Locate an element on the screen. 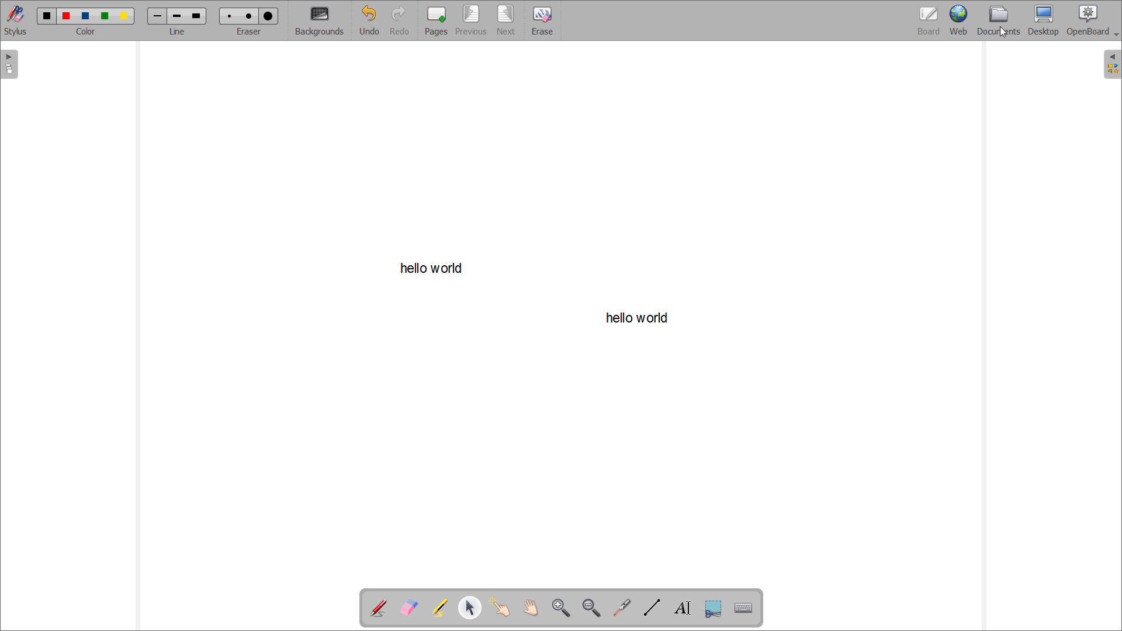  open pages view is located at coordinates (10, 64).